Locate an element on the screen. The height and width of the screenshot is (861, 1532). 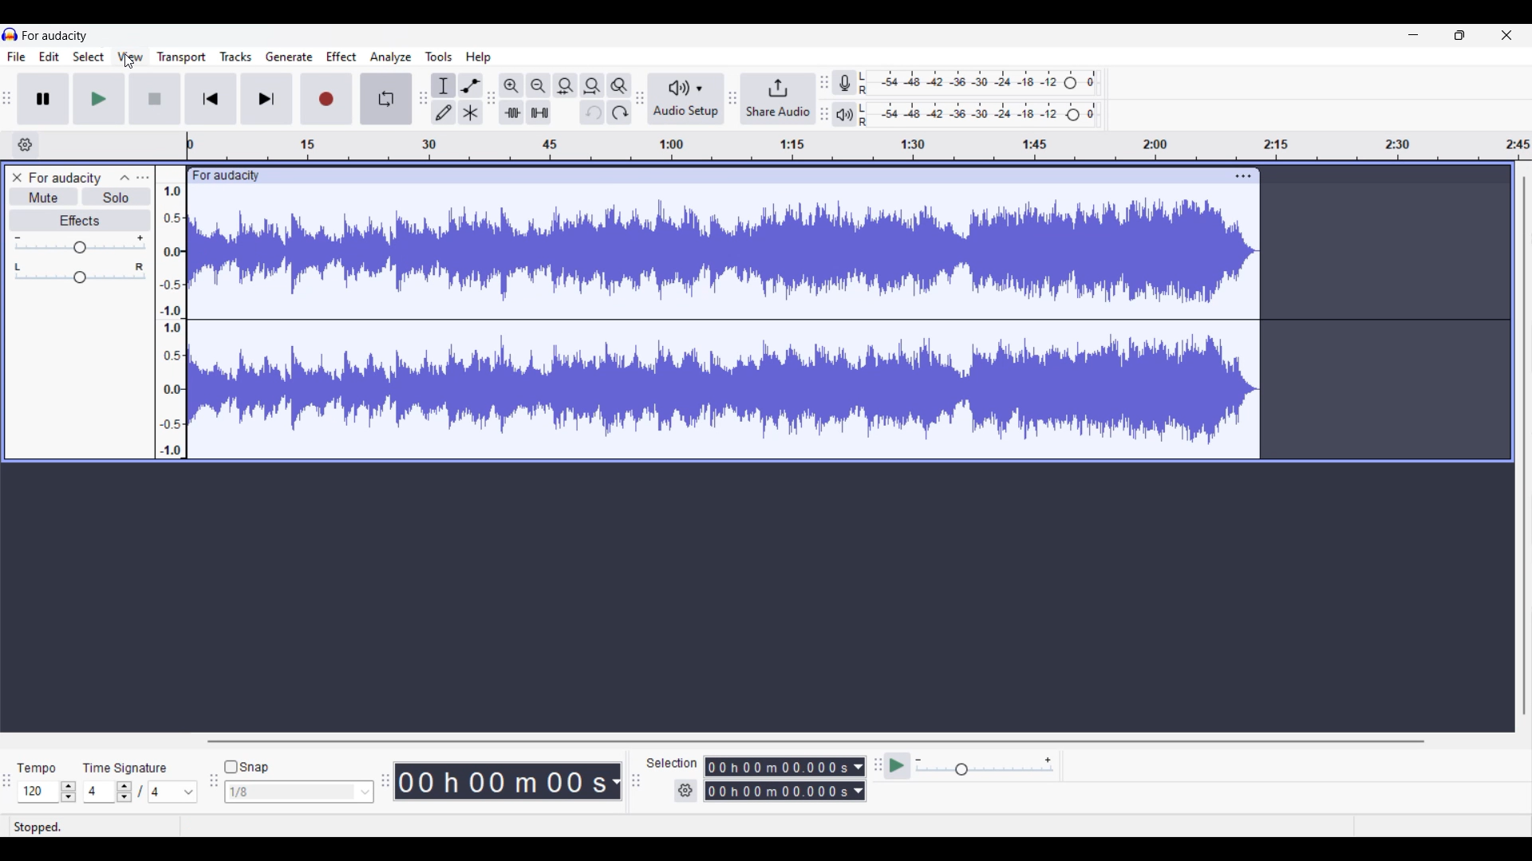
Timeline options is located at coordinates (26, 144).